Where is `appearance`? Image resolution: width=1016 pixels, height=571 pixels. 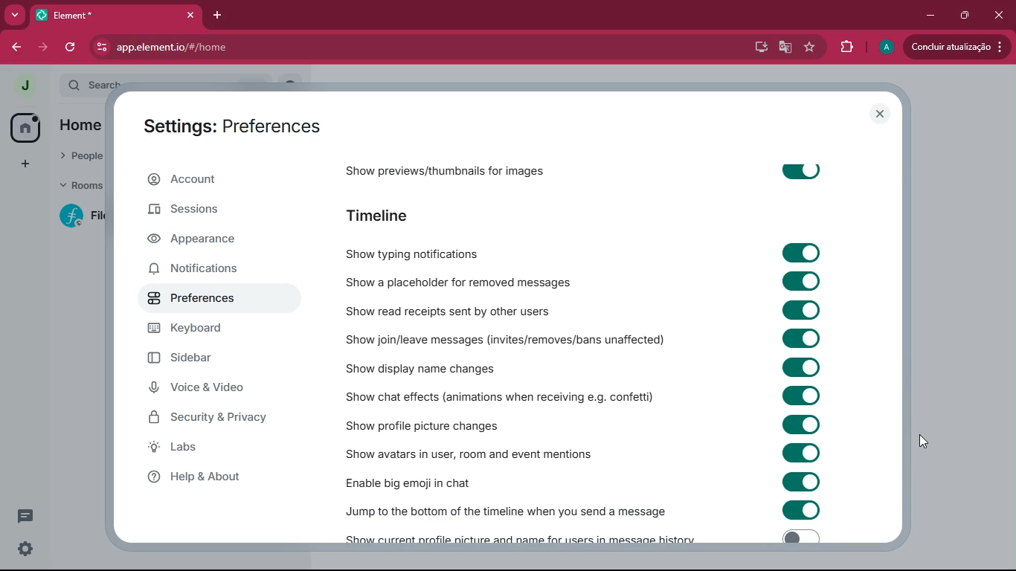 appearance is located at coordinates (210, 239).